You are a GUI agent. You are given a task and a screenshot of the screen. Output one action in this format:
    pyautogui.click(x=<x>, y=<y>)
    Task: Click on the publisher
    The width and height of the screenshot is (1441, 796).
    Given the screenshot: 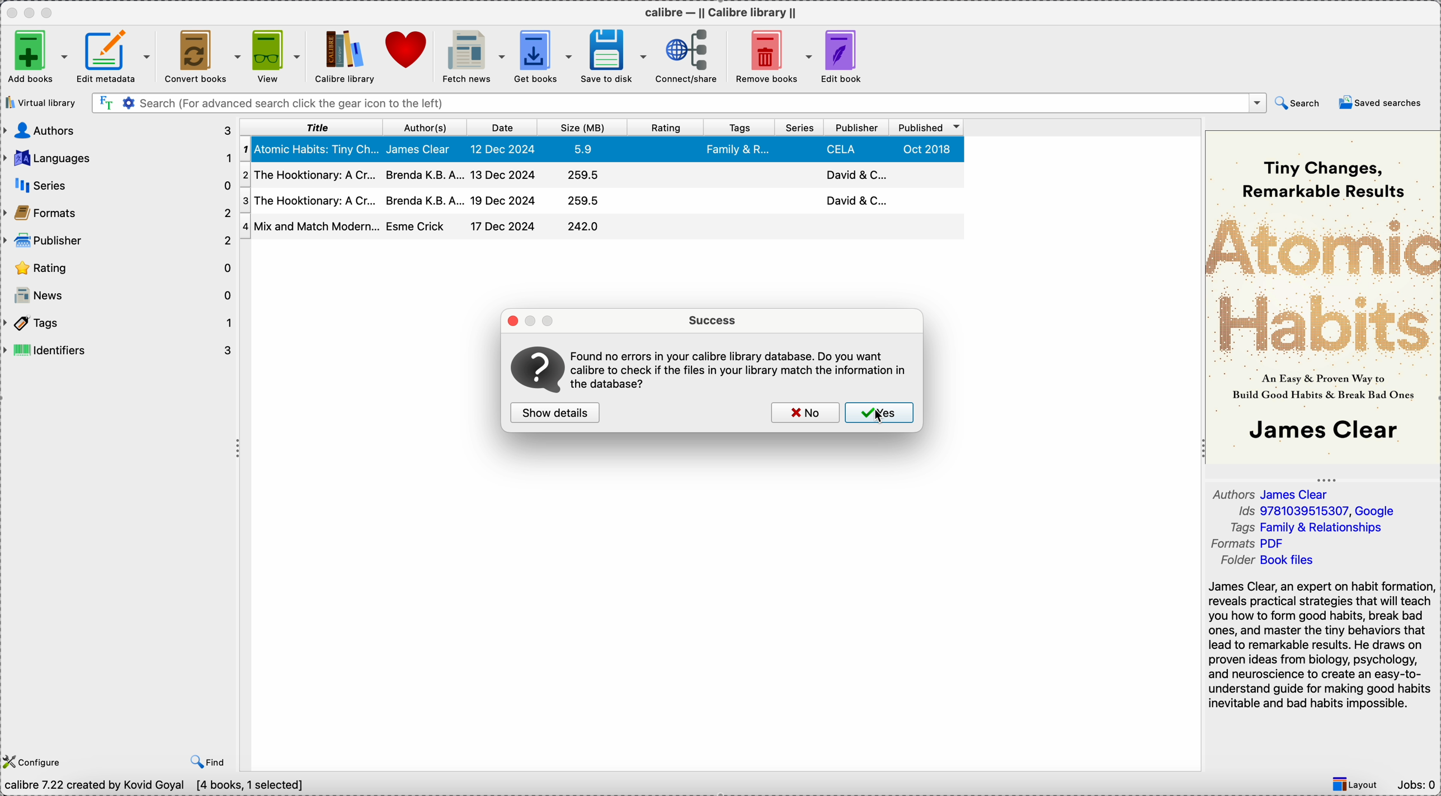 What is the action you would take?
    pyautogui.click(x=858, y=128)
    